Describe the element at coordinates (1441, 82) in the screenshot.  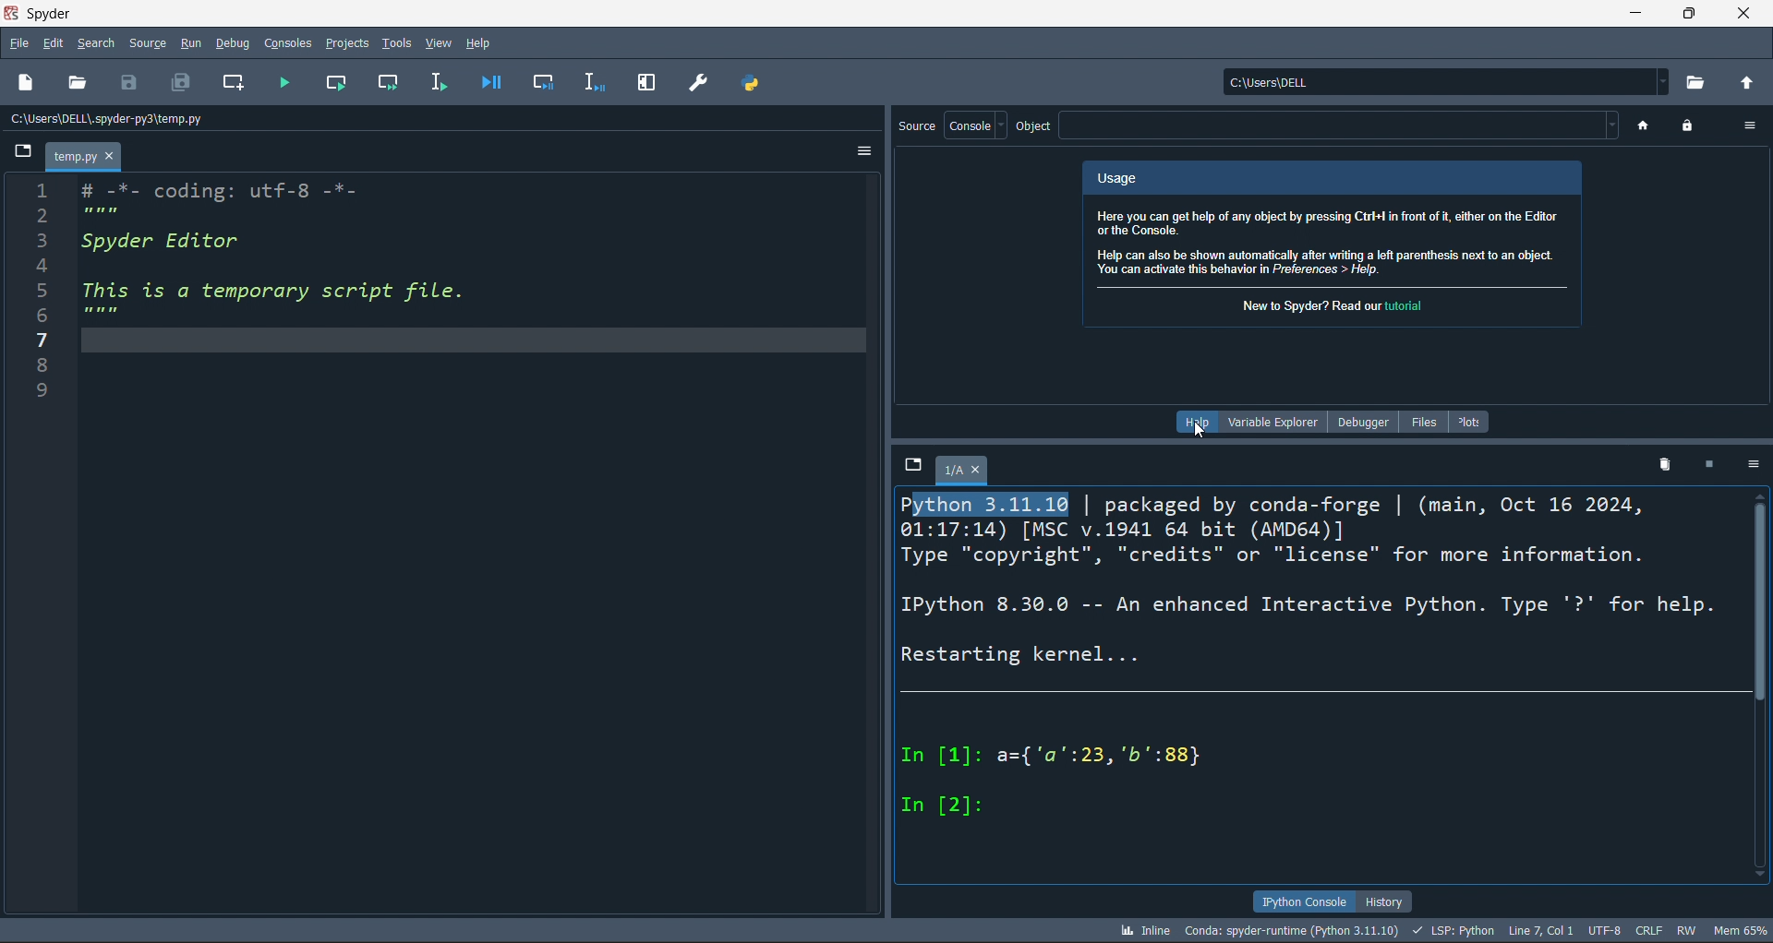
I see `current directory: c:\users\dell` at that location.